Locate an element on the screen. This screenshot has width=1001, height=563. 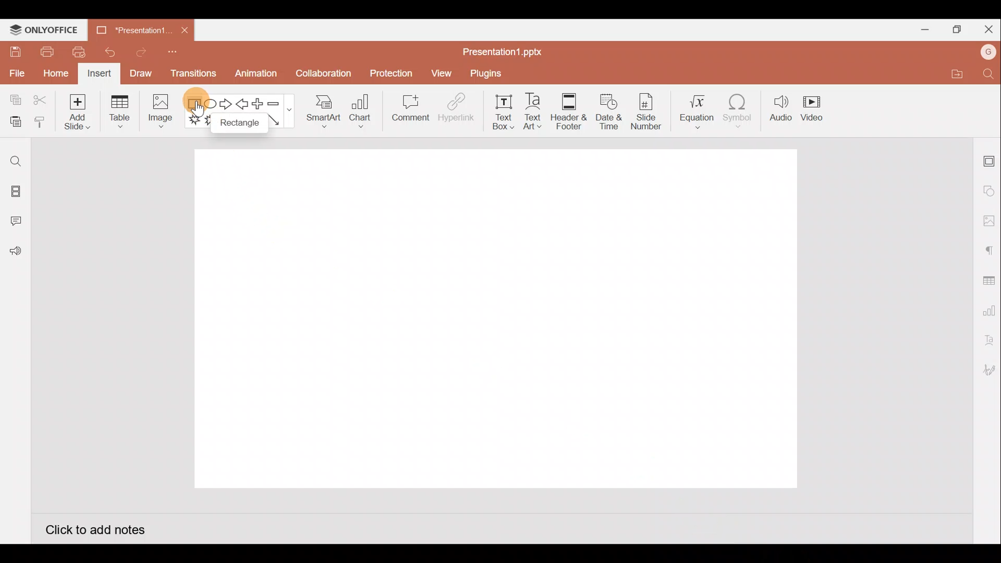
Account name is located at coordinates (988, 52).